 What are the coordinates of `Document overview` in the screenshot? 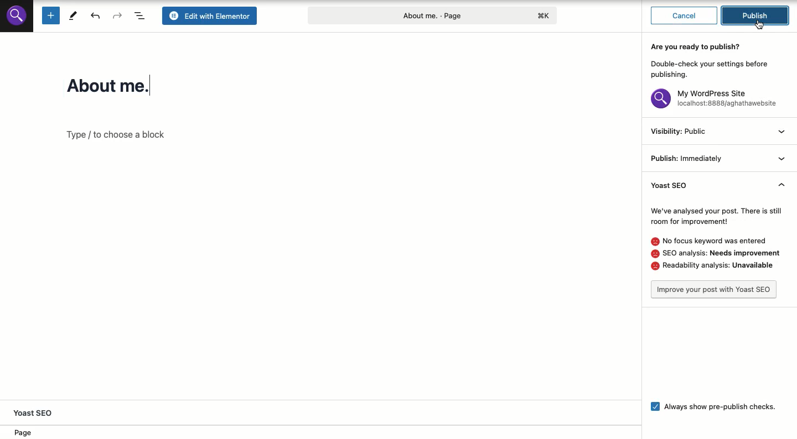 It's located at (141, 15).